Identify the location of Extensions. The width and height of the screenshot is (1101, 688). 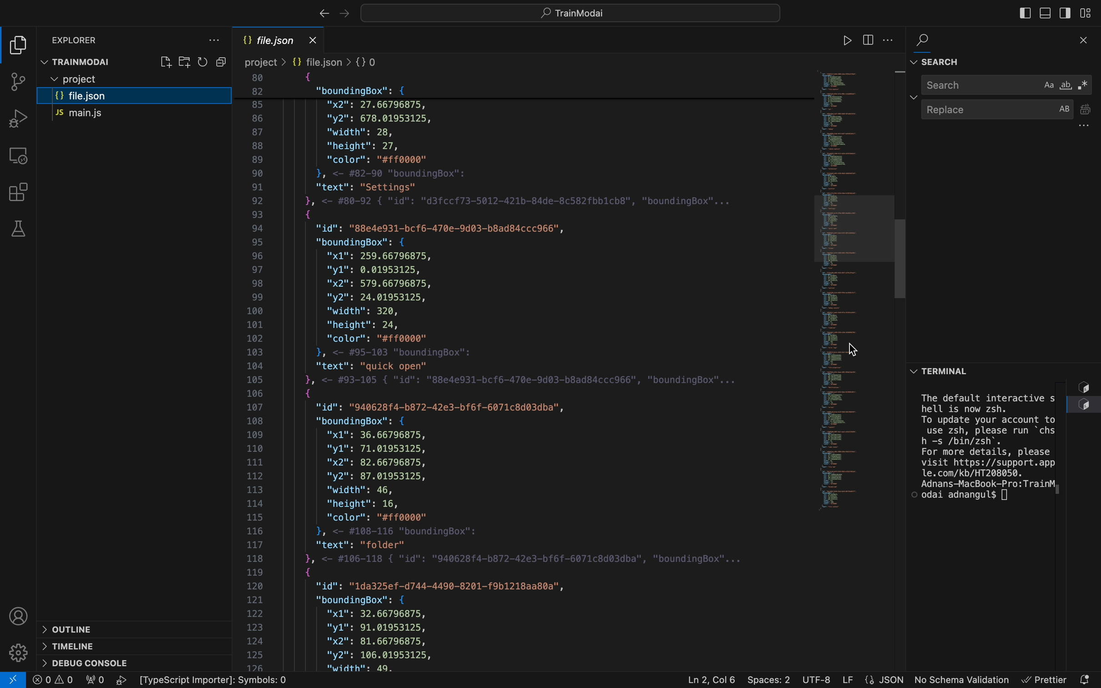
(20, 191).